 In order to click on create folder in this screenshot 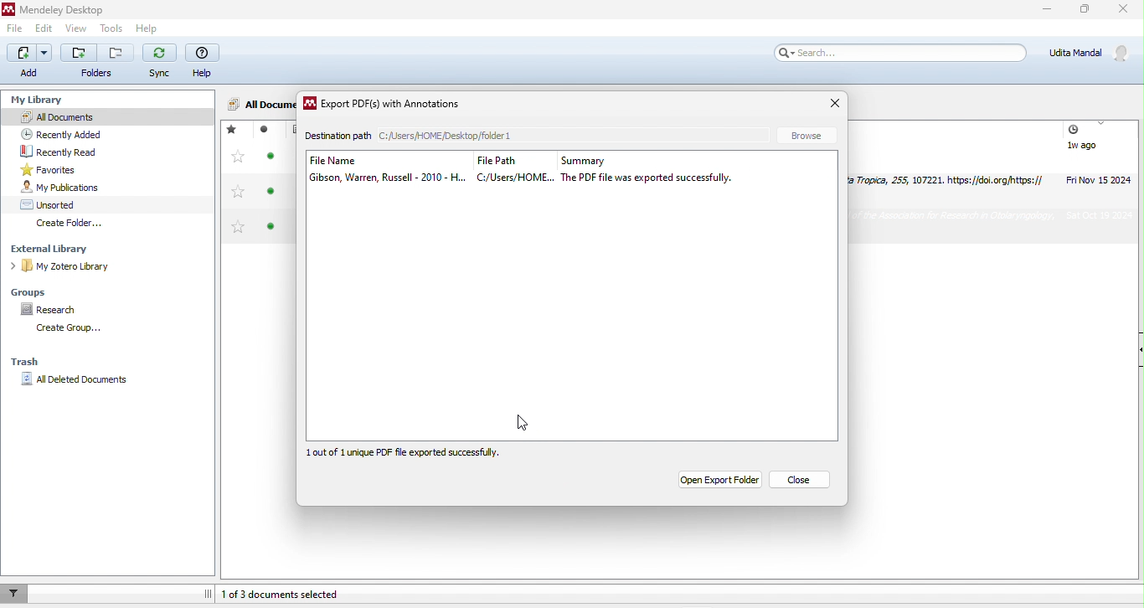, I will do `click(74, 224)`.